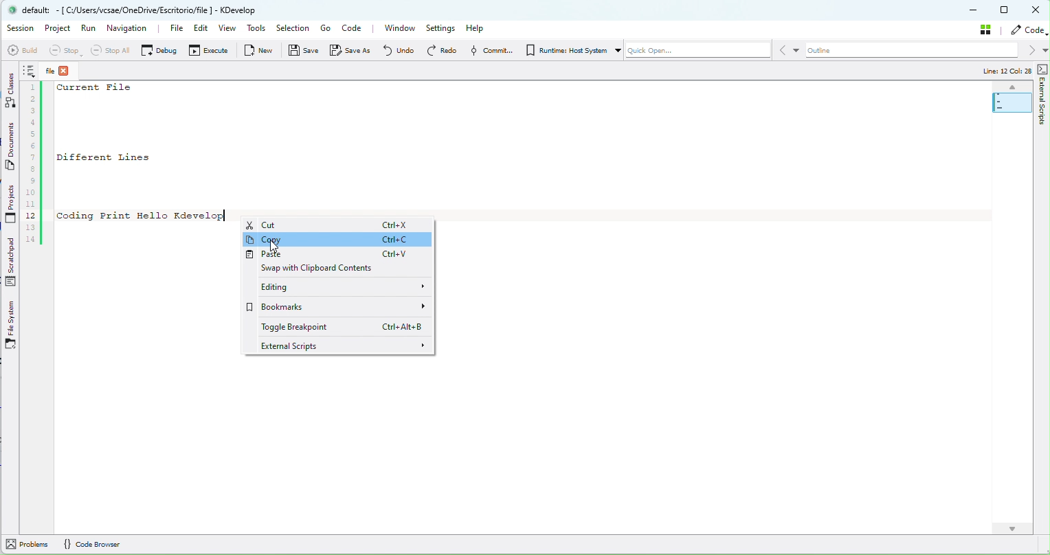 The width and height of the screenshot is (1050, 555). I want to click on Paste Ctrl+V, so click(337, 255).